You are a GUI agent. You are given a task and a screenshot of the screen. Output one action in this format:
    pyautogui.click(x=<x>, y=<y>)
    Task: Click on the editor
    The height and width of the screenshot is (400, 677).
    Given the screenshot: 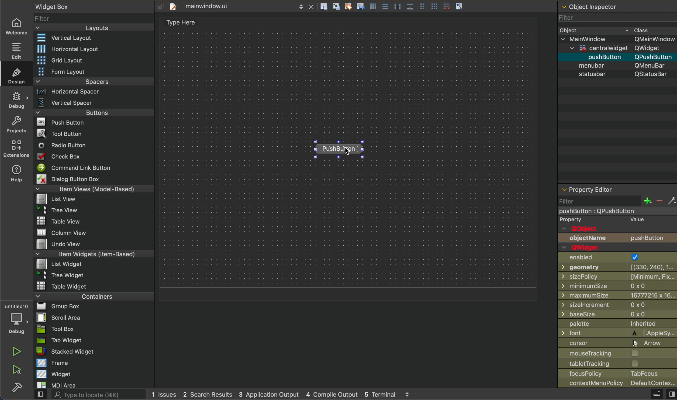 What is the action you would take?
    pyautogui.click(x=178, y=21)
    